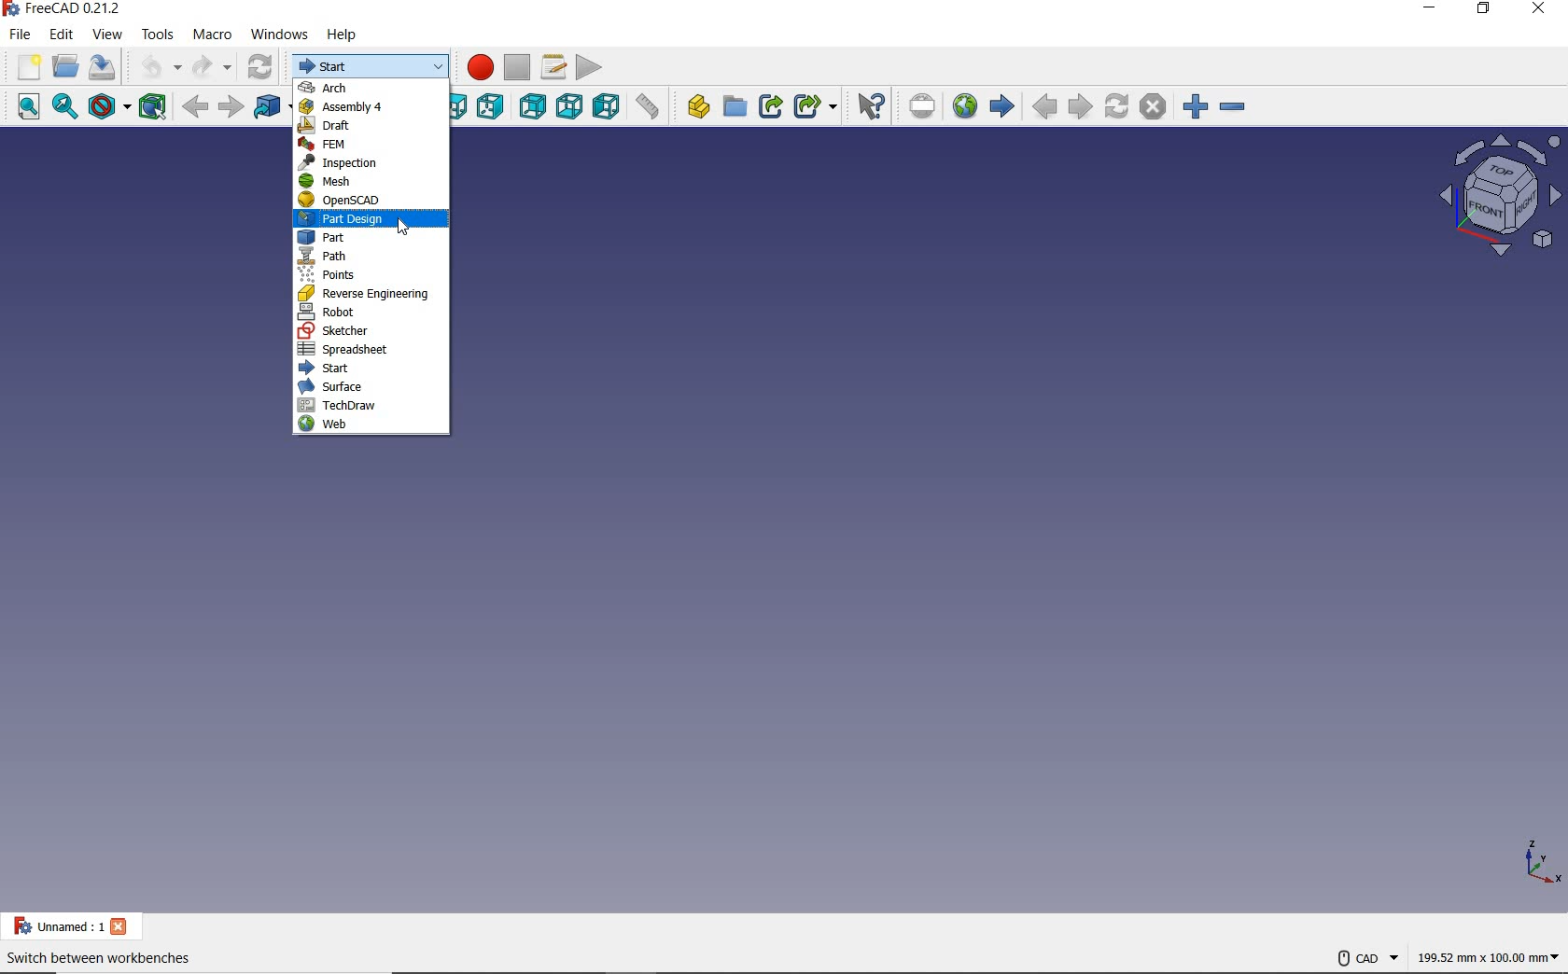 The width and height of the screenshot is (1568, 974). What do you see at coordinates (371, 180) in the screenshot?
I see `MESH` at bounding box center [371, 180].